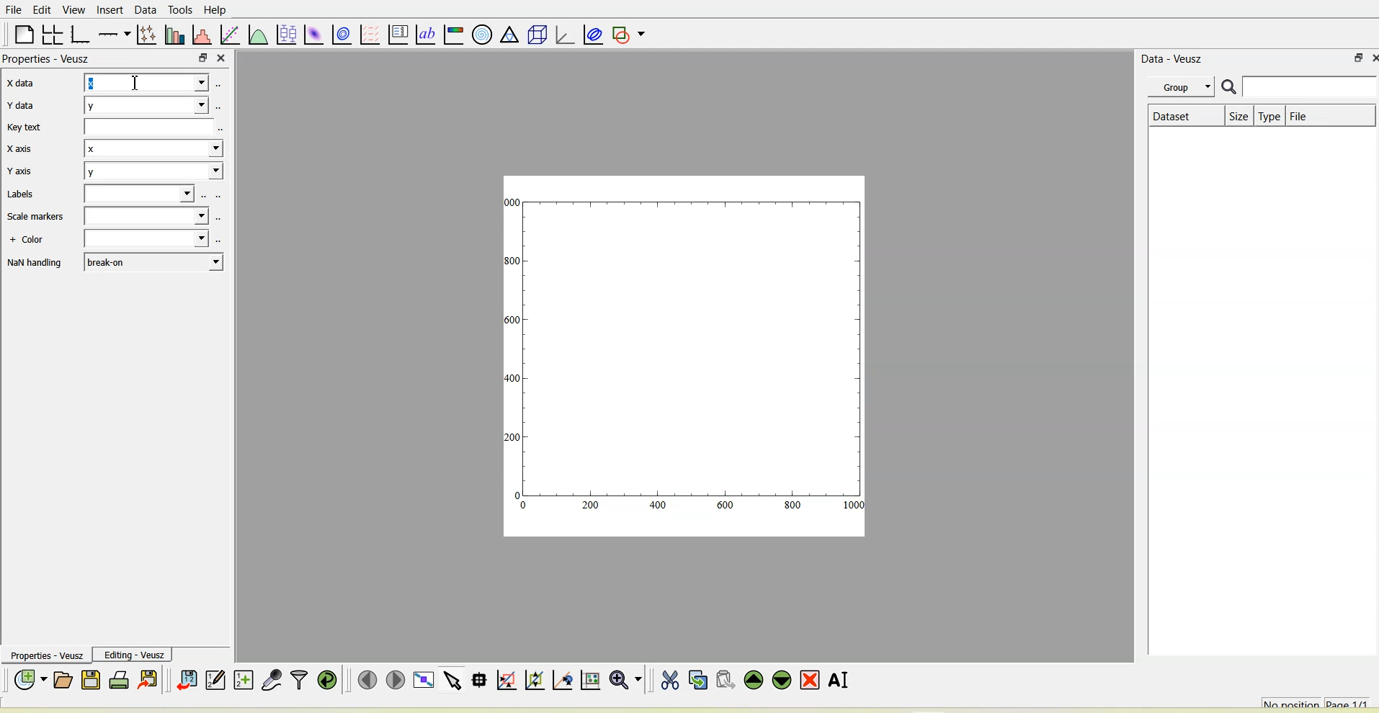 The width and height of the screenshot is (1379, 713). Describe the element at coordinates (147, 33) in the screenshot. I see `Plot points with lines and errorbars` at that location.